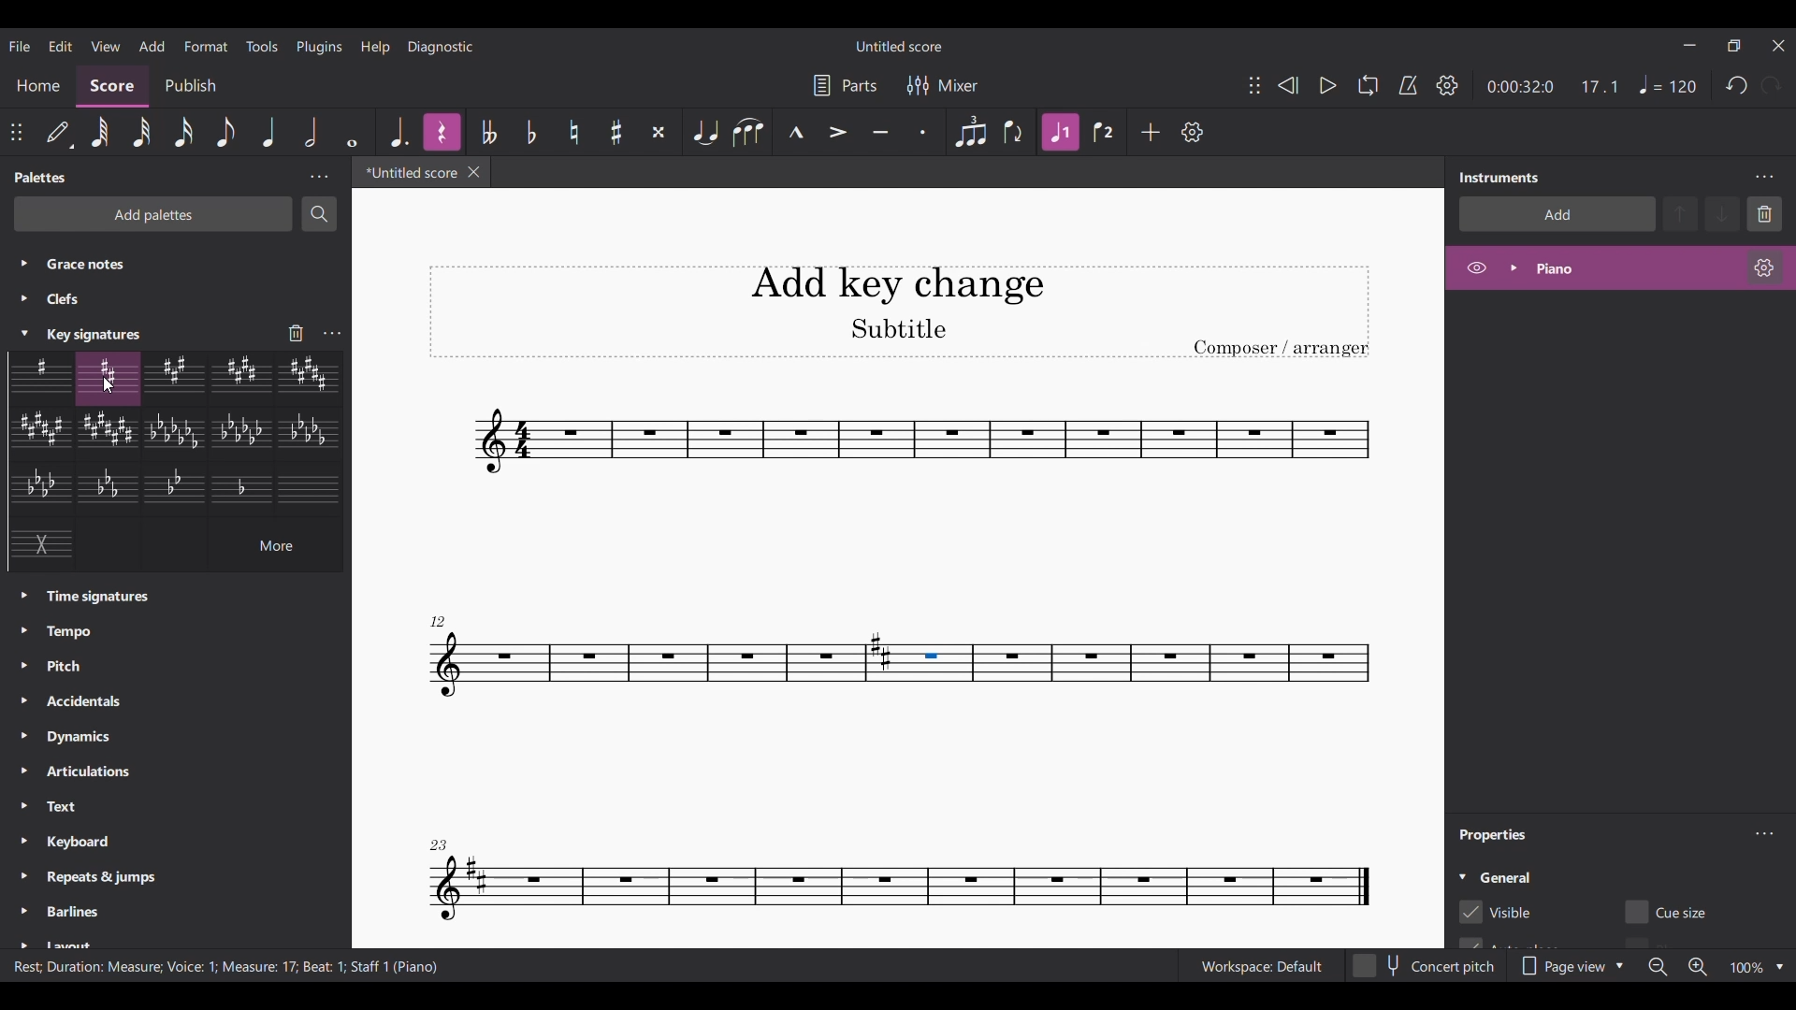 This screenshot has width=1796, height=1010. I want to click on Undo, so click(1736, 84).